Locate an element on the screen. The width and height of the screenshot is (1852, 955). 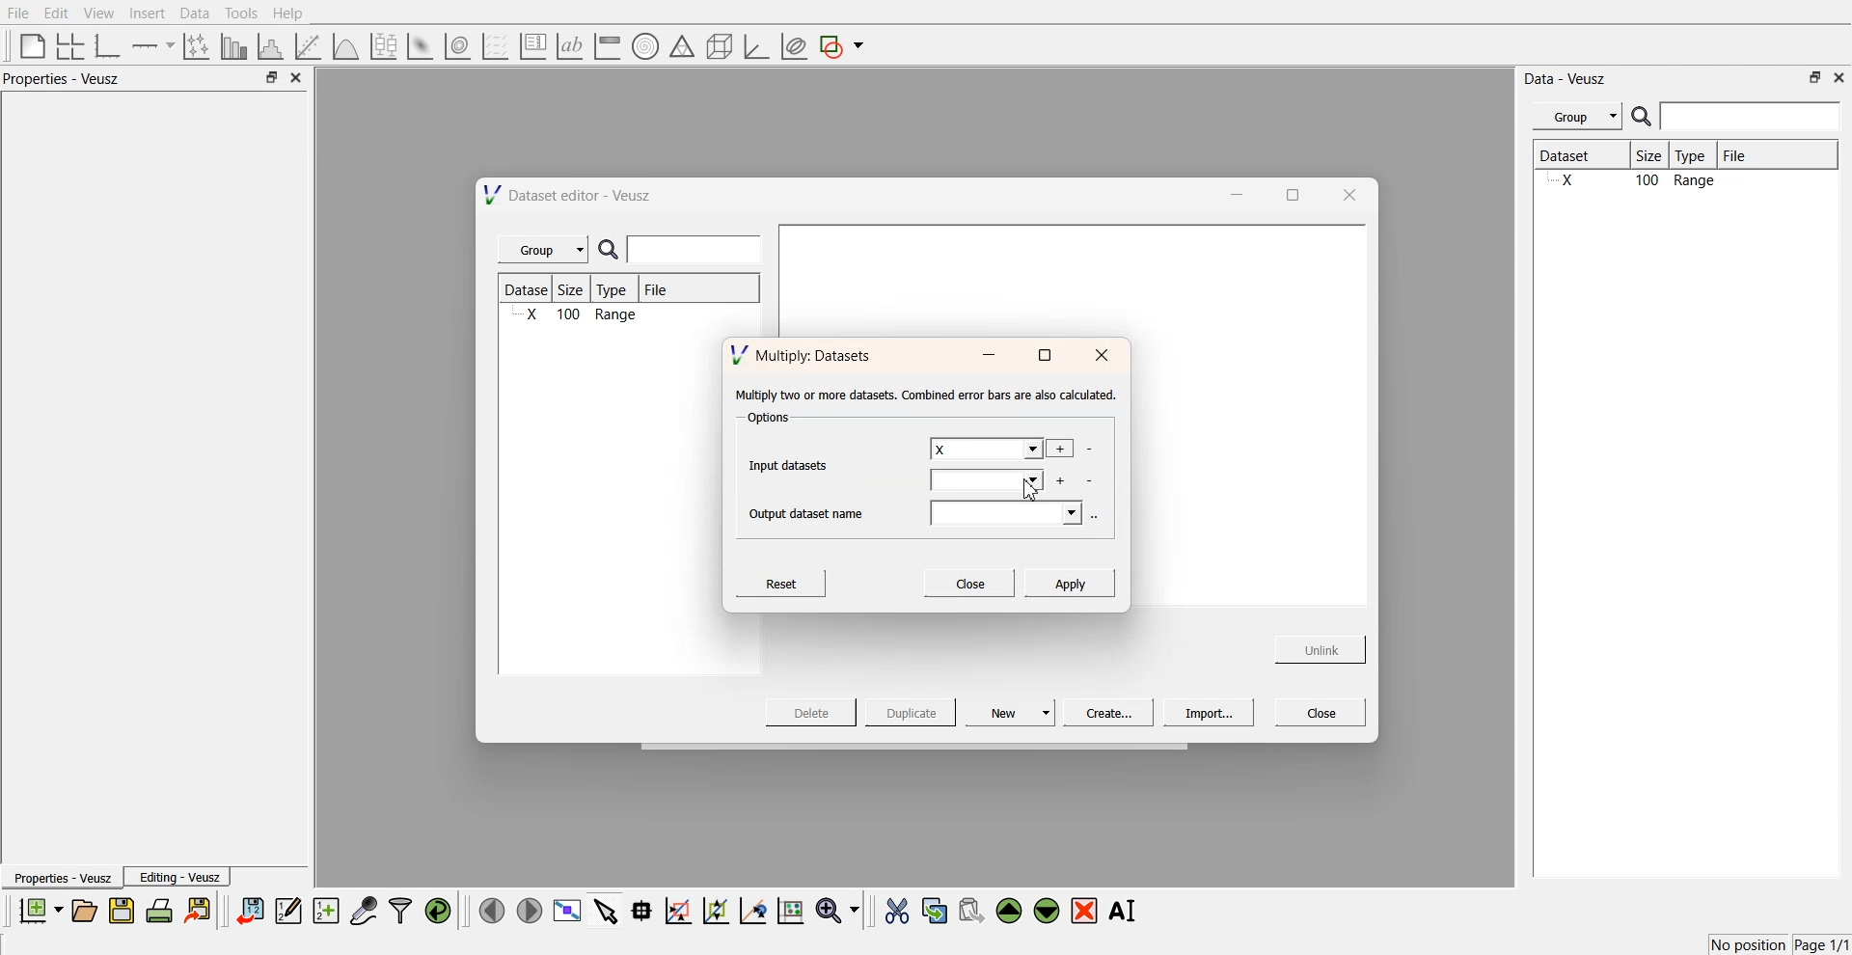
print is located at coordinates (164, 910).